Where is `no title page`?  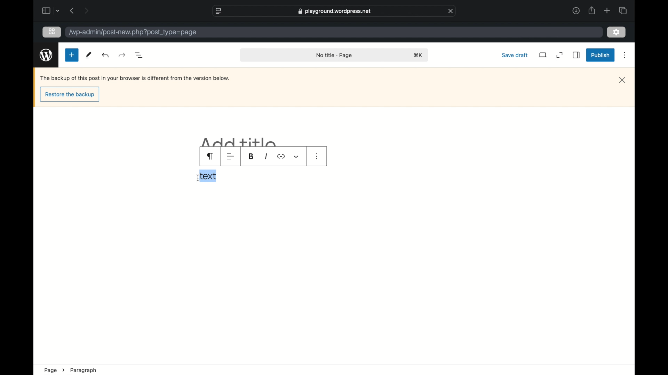
no title page is located at coordinates (335, 55).